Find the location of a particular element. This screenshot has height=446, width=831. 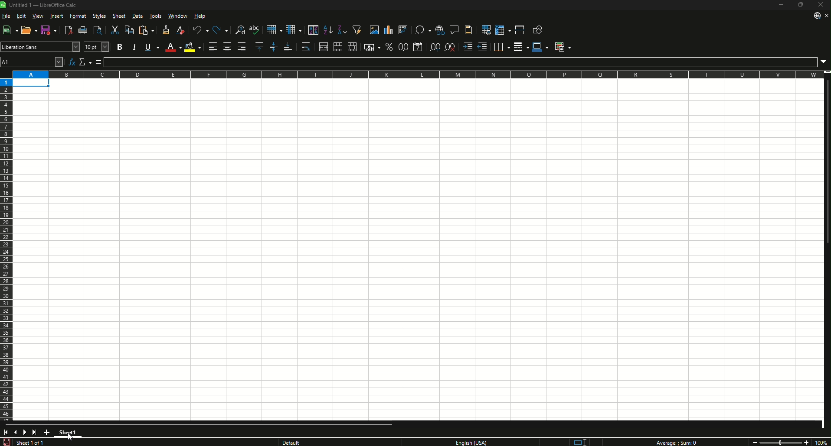

Font Size is located at coordinates (97, 47).